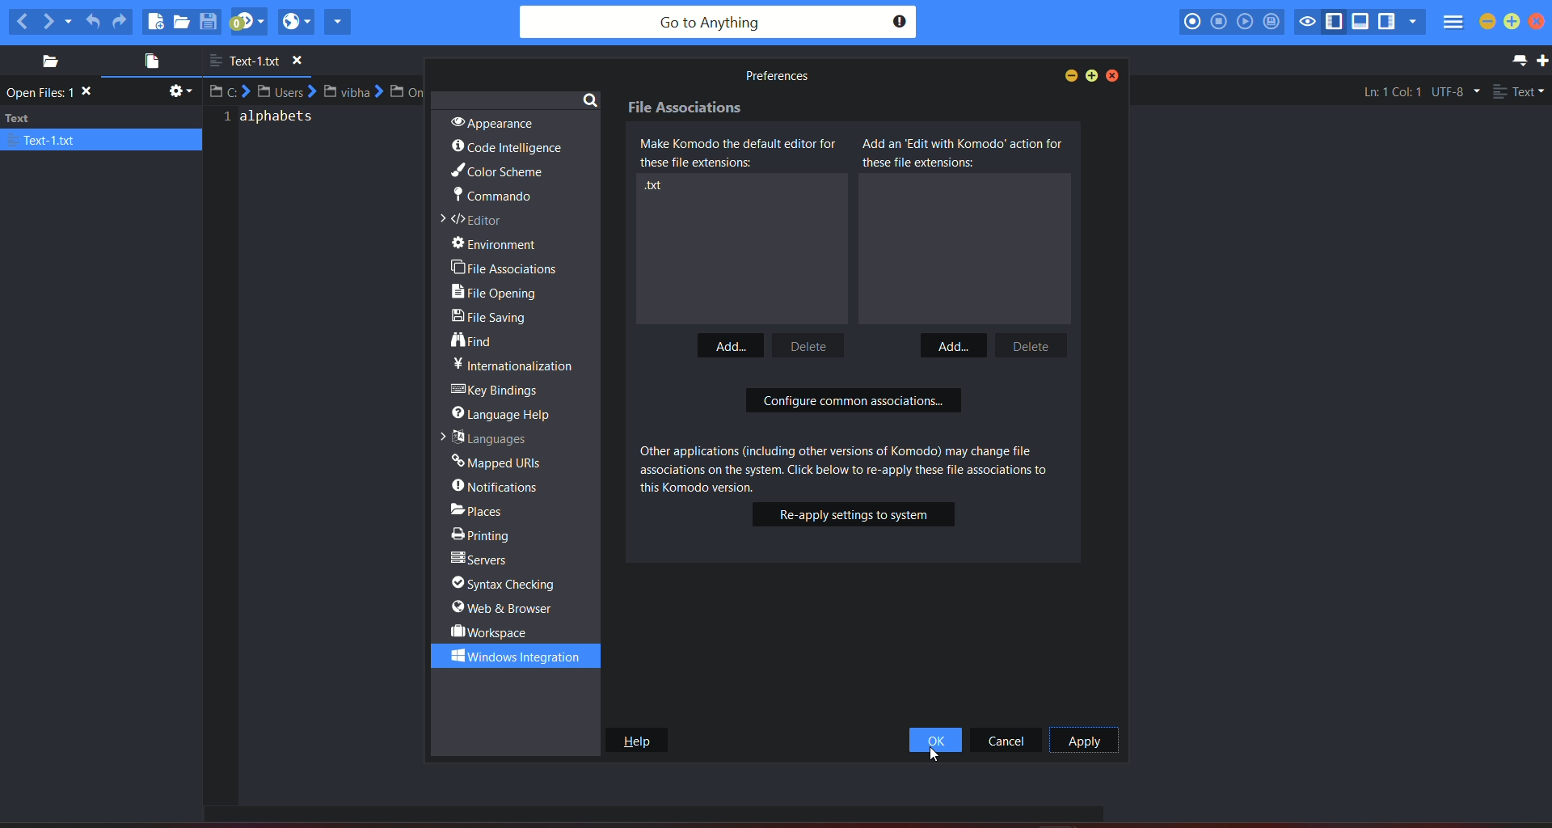 Image resolution: width=1552 pixels, height=828 pixels. I want to click on commando, so click(491, 198).